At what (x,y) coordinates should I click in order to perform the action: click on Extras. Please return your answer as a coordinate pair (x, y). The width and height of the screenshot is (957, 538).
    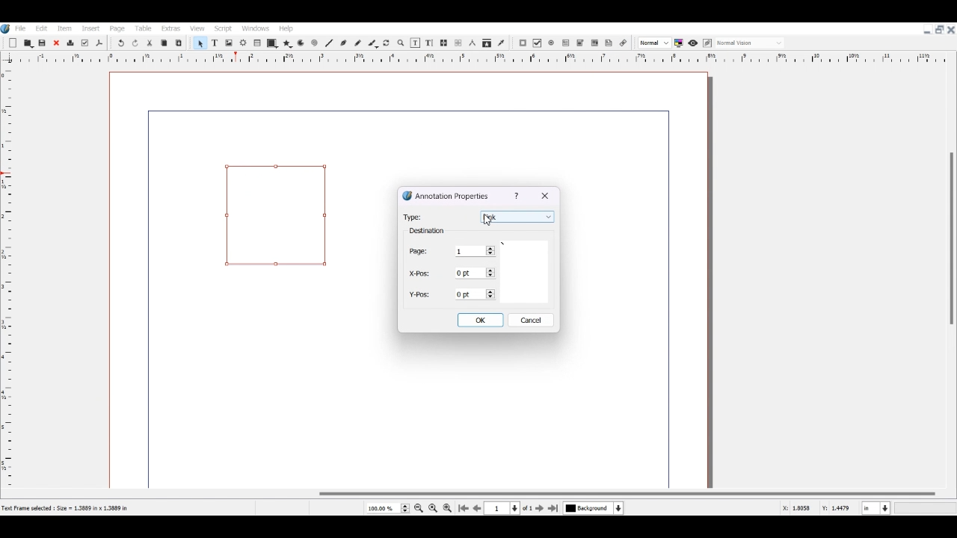
    Looking at the image, I should click on (170, 28).